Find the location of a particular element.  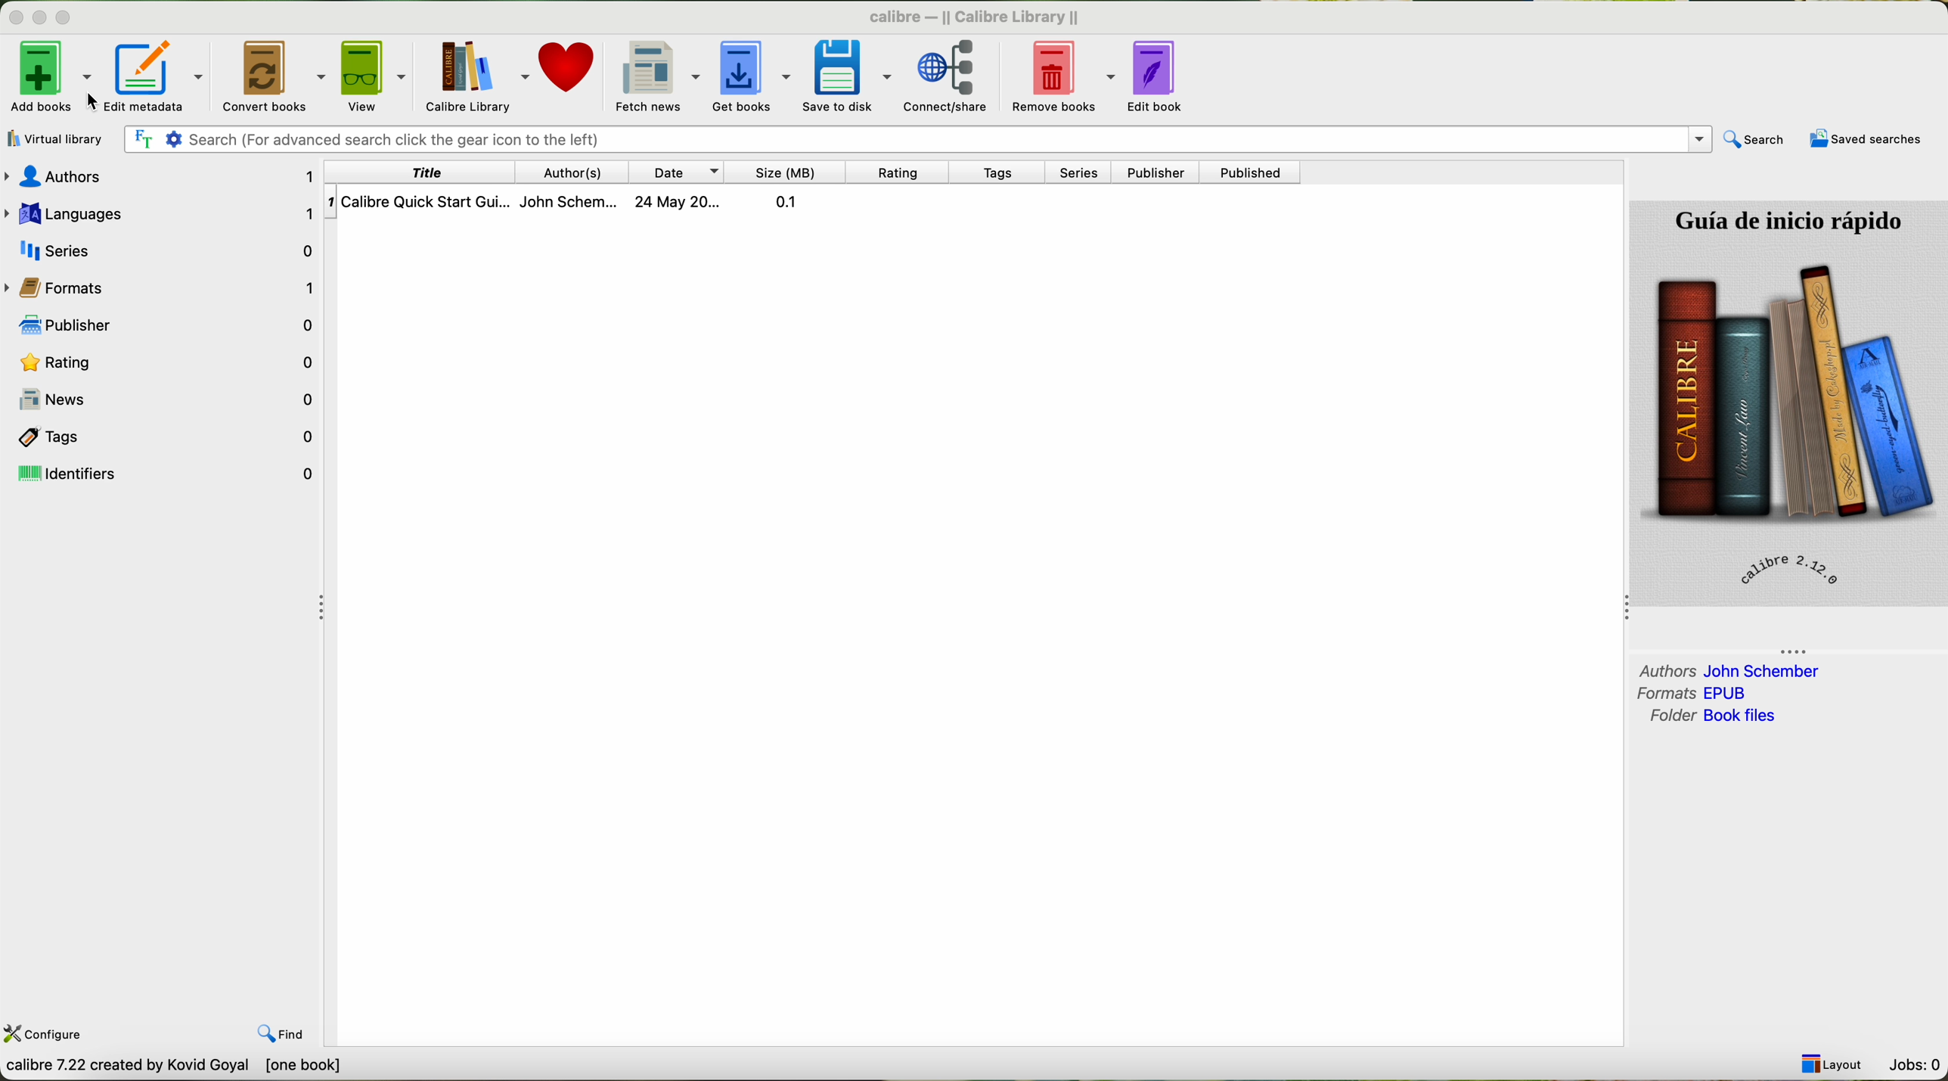

fetch news is located at coordinates (657, 74).